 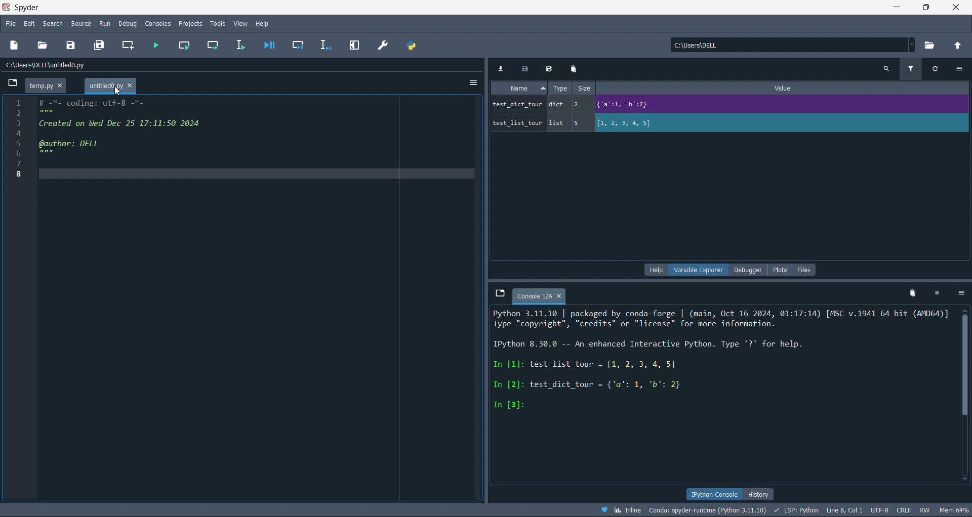 What do you see at coordinates (524, 67) in the screenshot?
I see `save data` at bounding box center [524, 67].